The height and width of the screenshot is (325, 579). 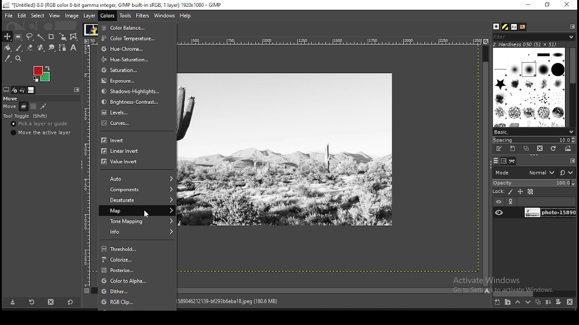 What do you see at coordinates (186, 16) in the screenshot?
I see `help` at bounding box center [186, 16].